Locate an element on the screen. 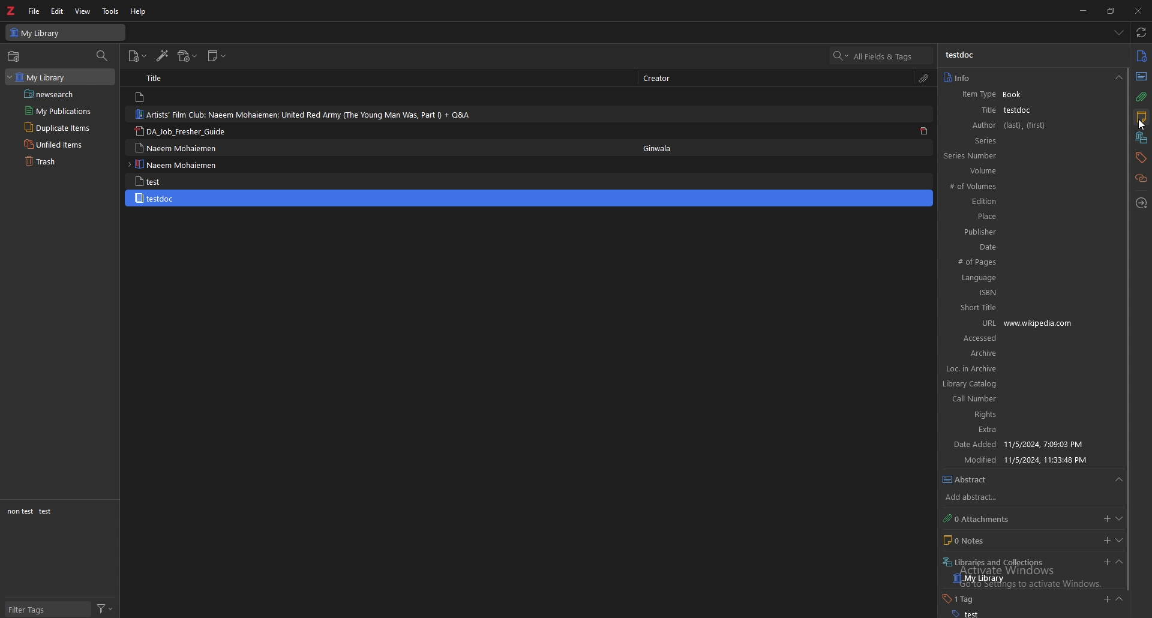 Image resolution: width=1152 pixels, height=618 pixels. add libraries or collections is located at coordinates (1105, 562).